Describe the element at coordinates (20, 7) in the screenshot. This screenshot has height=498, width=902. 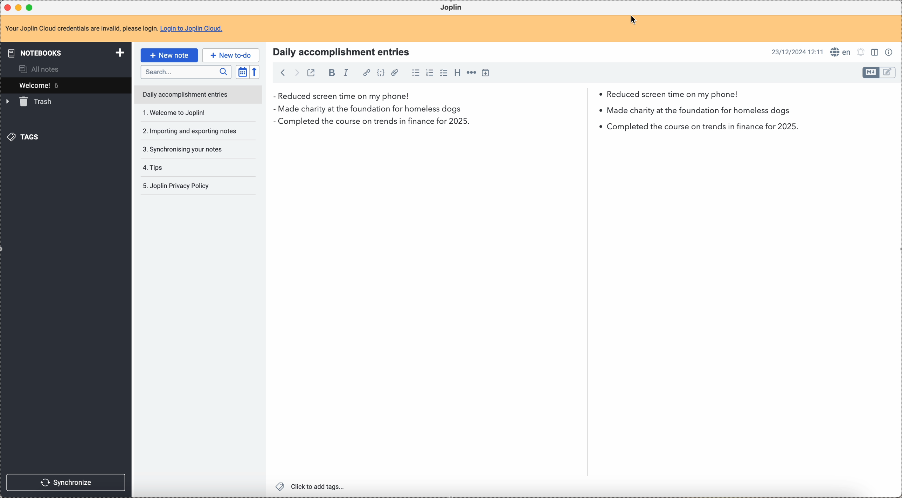
I see `minimize` at that location.